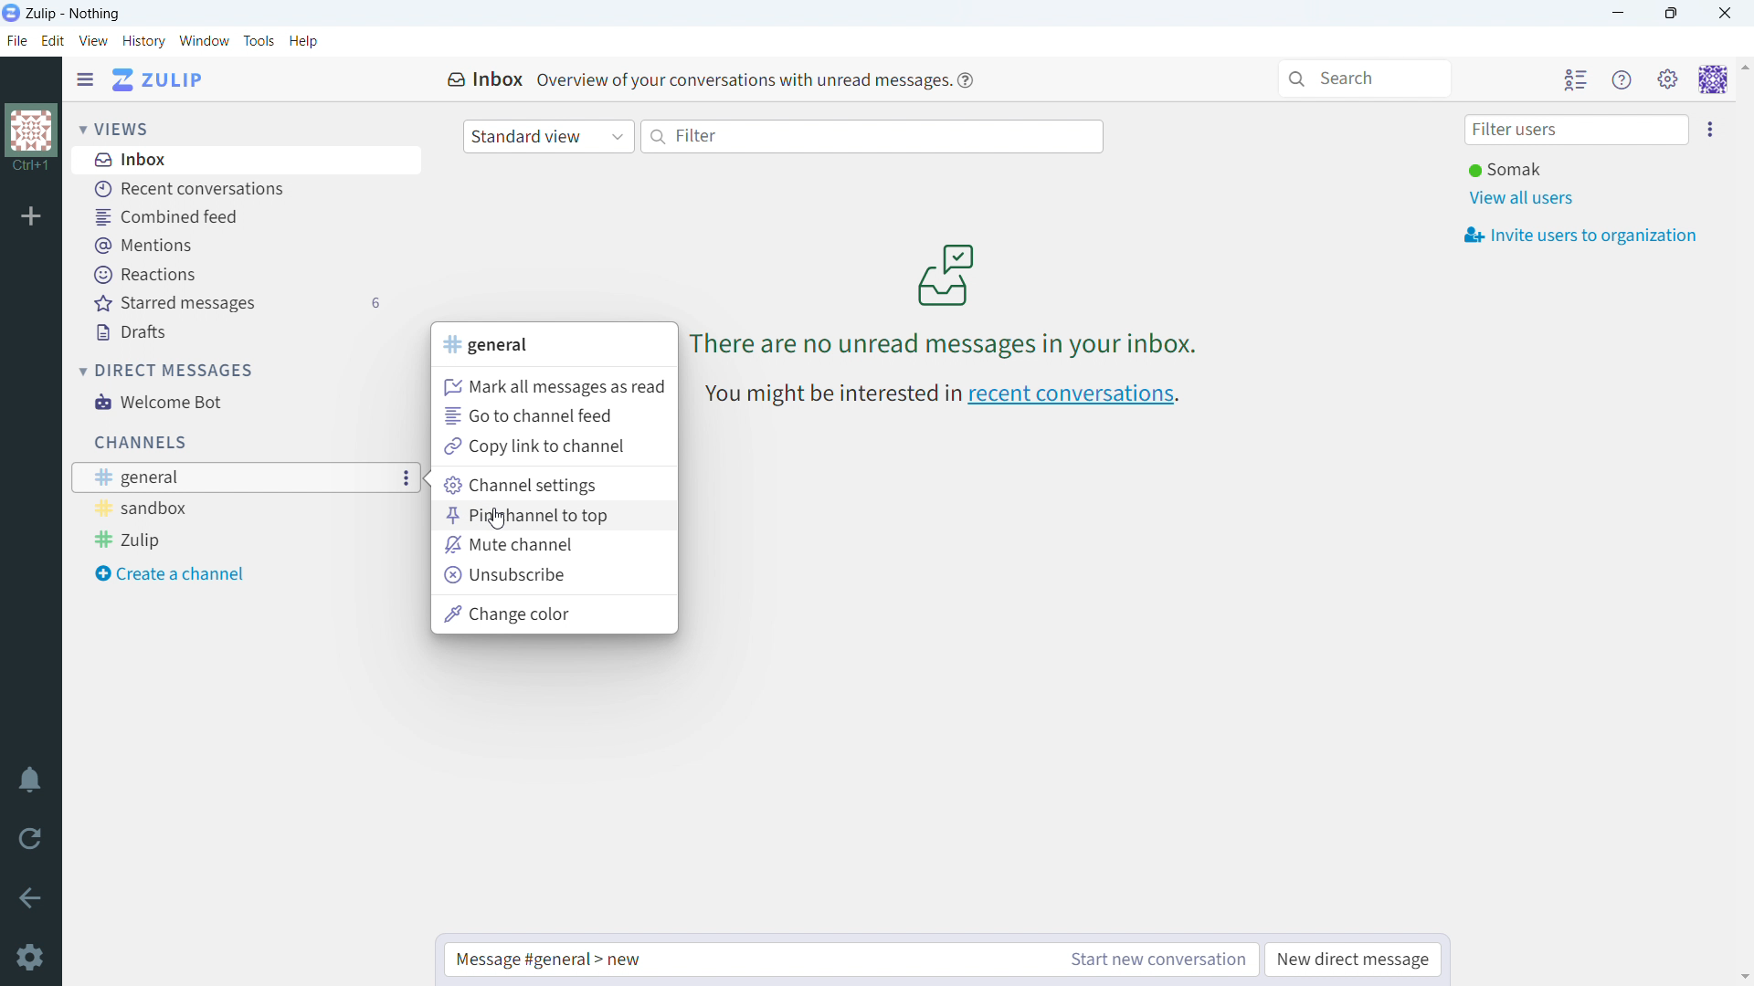 This screenshot has height=986, width=1754. What do you see at coordinates (1576, 131) in the screenshot?
I see `filter user` at bounding box center [1576, 131].